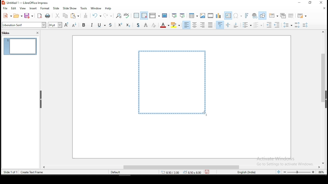 Image resolution: width=328 pixels, height=184 pixels. Describe the element at coordinates (203, 16) in the screenshot. I see `insert image` at that location.